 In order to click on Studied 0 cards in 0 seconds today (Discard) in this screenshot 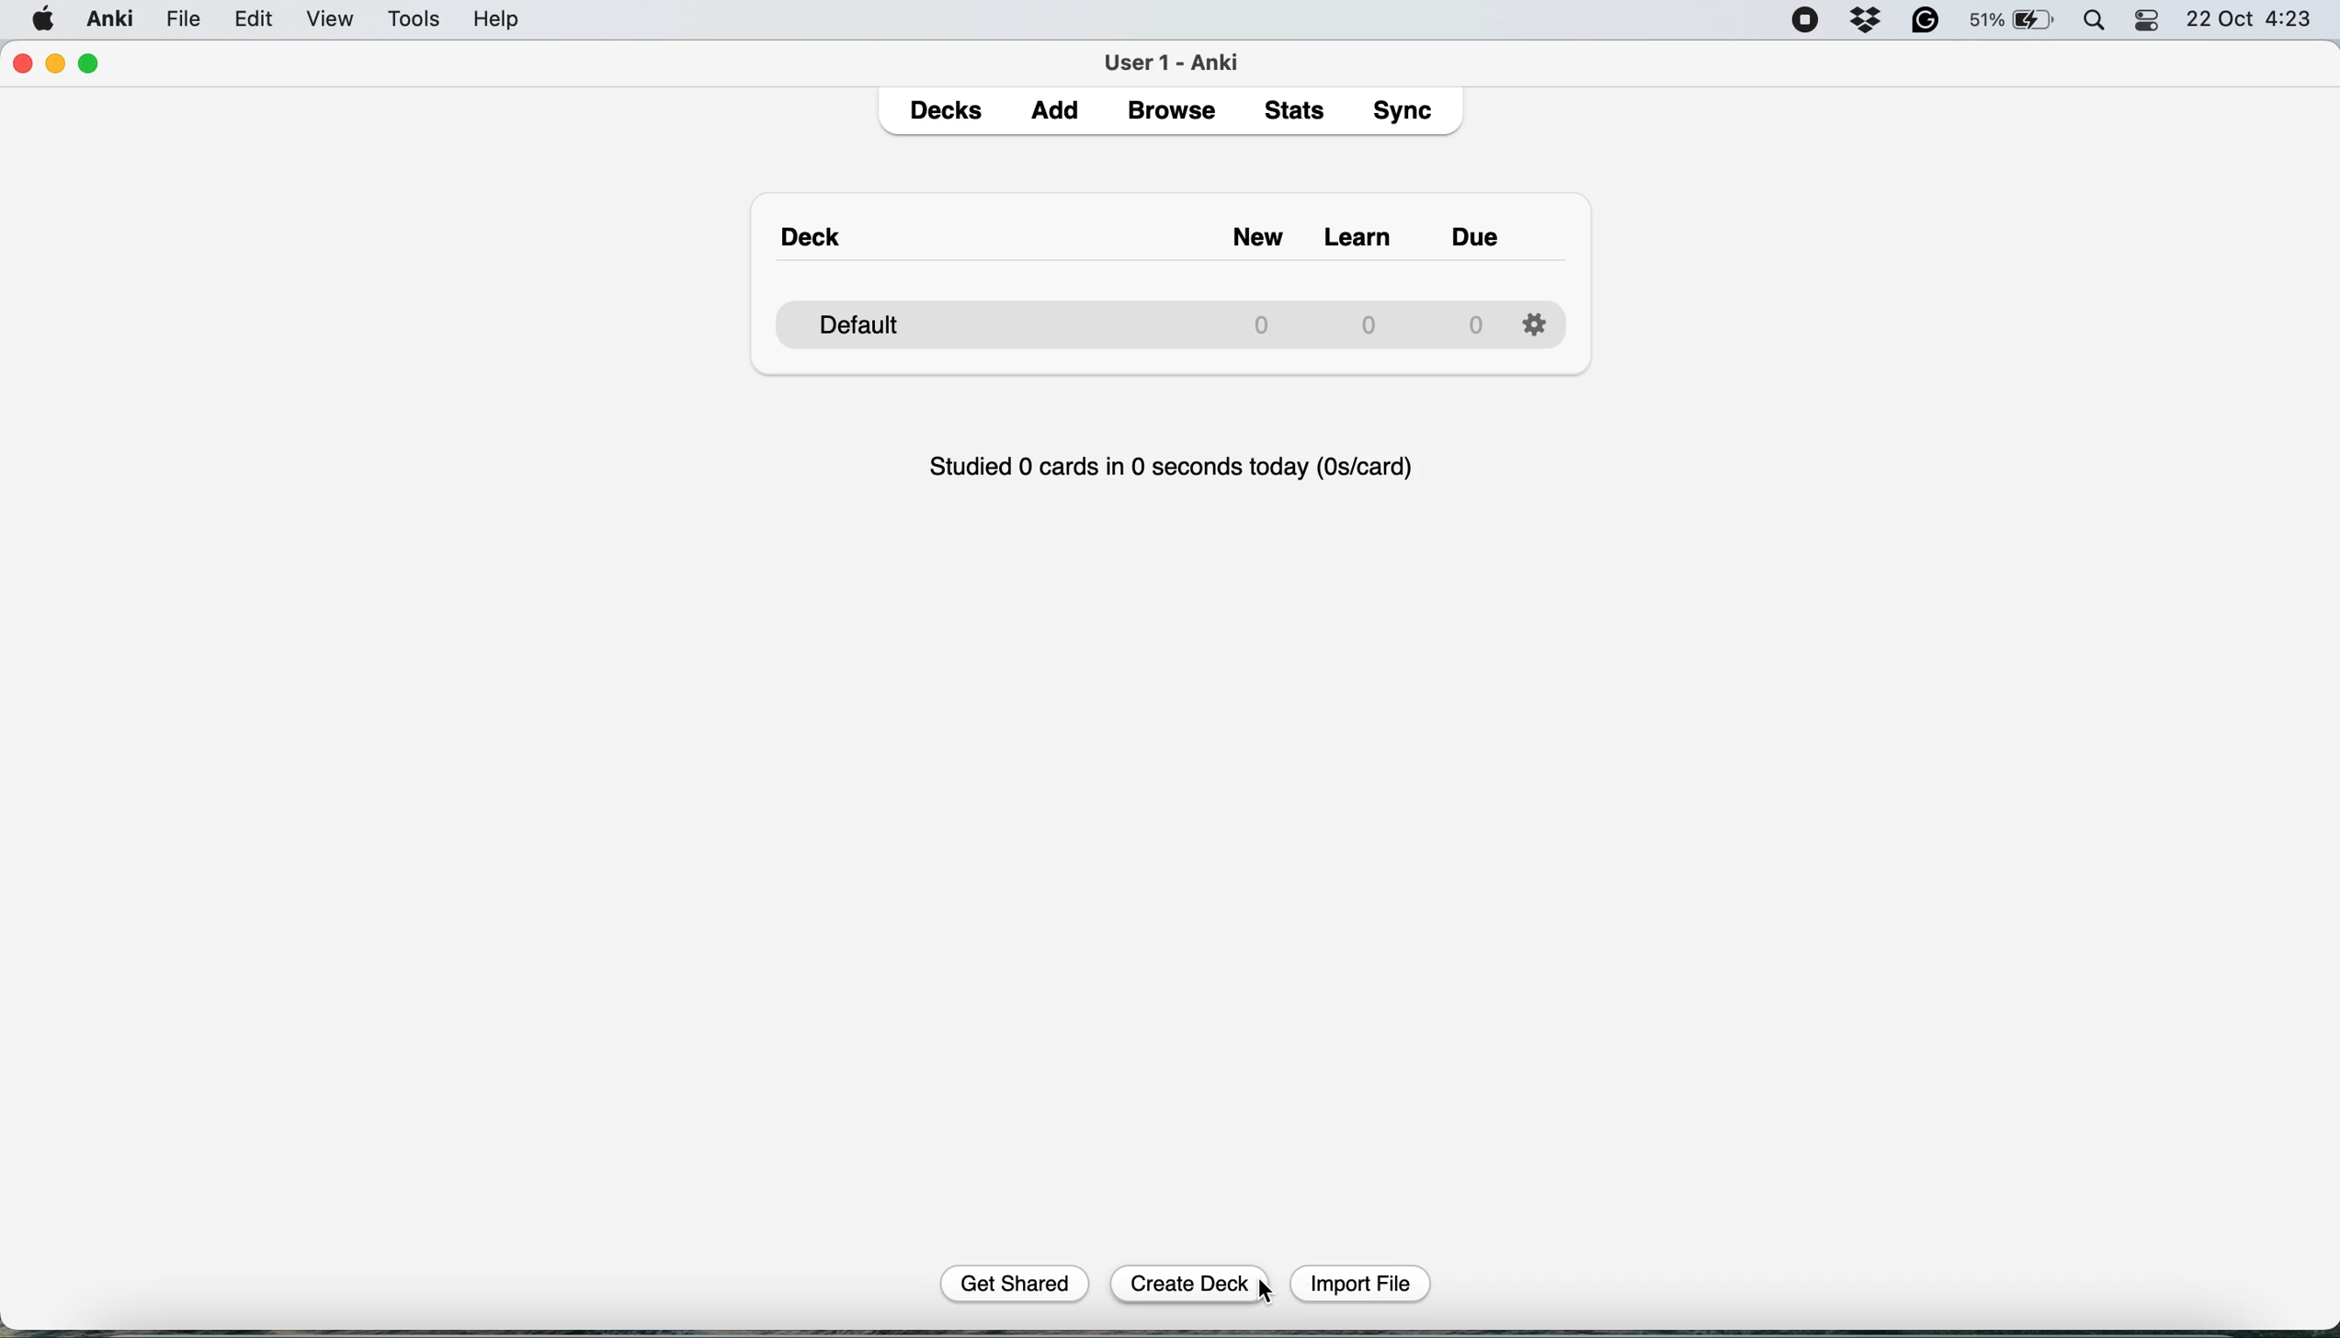, I will do `click(1174, 464)`.